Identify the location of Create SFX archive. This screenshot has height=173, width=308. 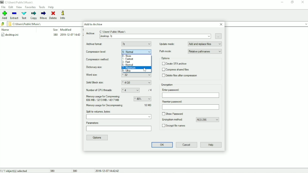
(175, 64).